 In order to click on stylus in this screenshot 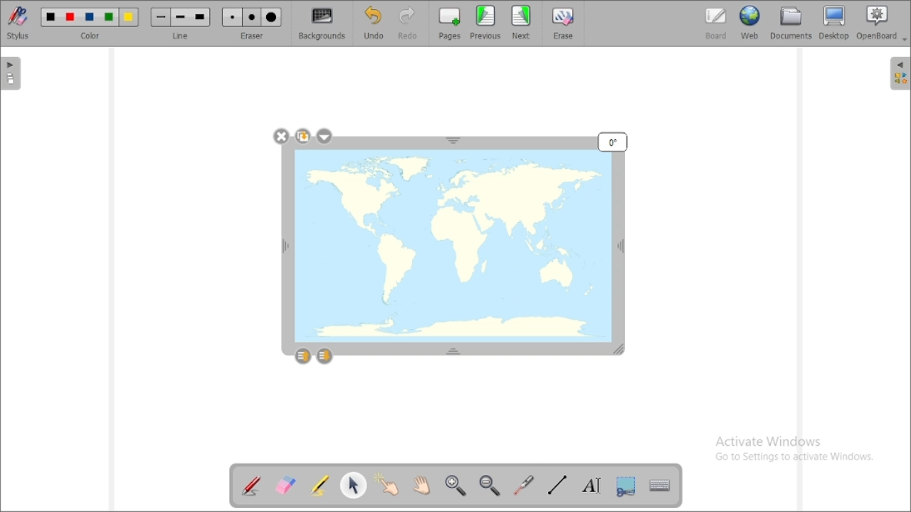, I will do `click(18, 23)`.